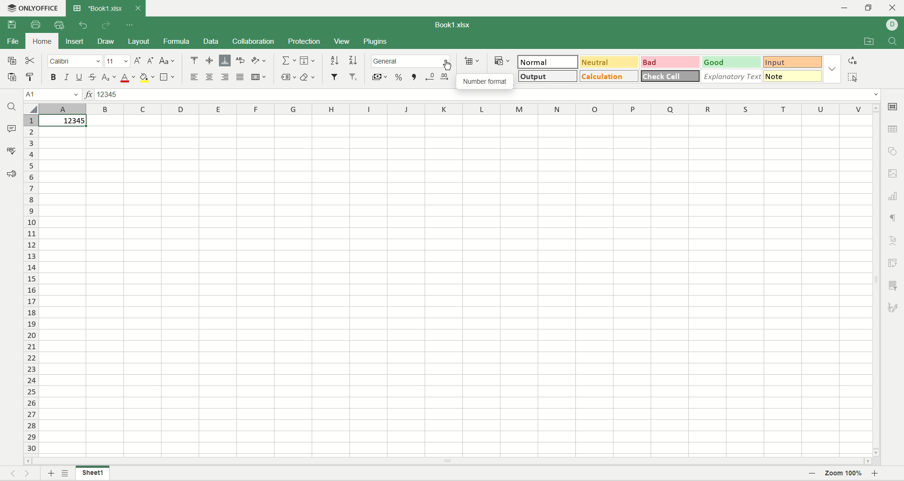 The image size is (904, 481). What do you see at coordinates (290, 61) in the screenshot?
I see `summation` at bounding box center [290, 61].